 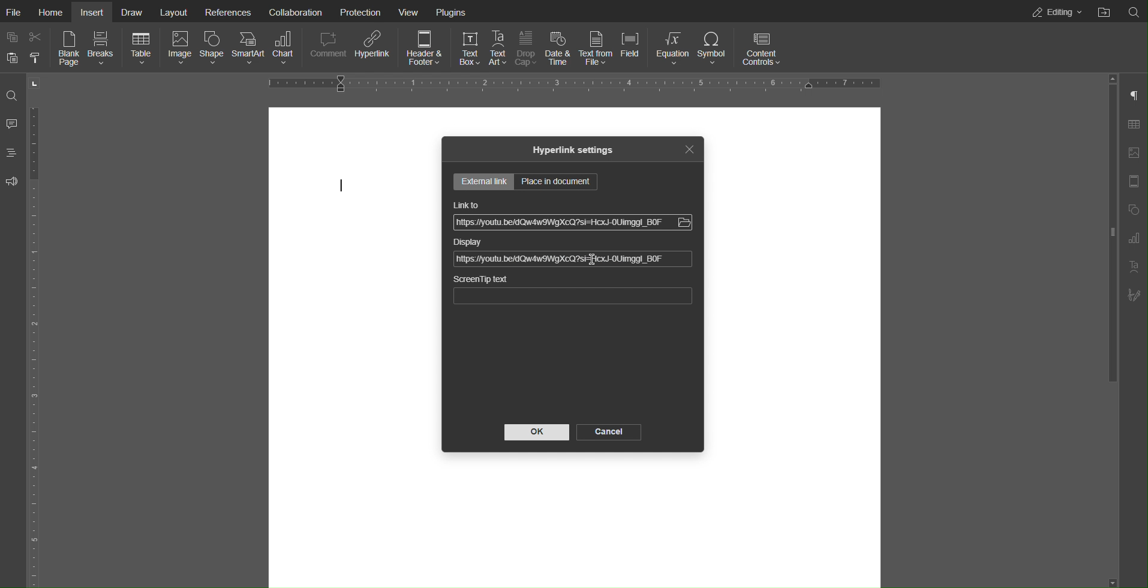 I want to click on Layout, so click(x=175, y=11).